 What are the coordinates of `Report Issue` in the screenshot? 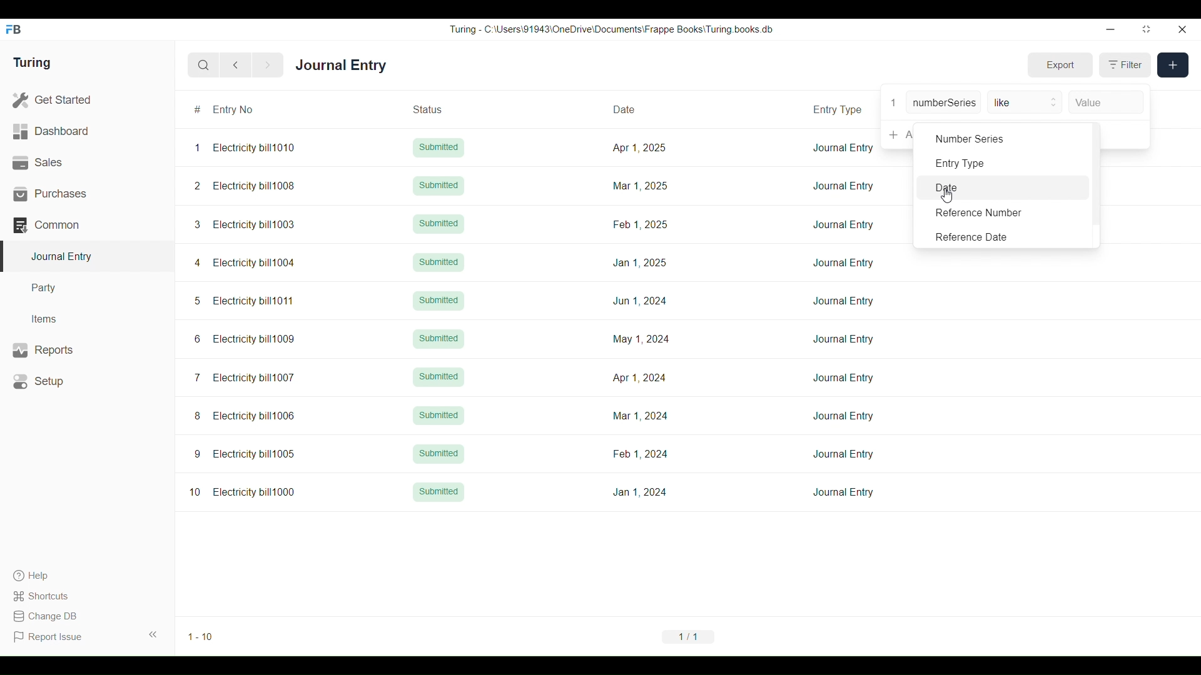 It's located at (48, 637).